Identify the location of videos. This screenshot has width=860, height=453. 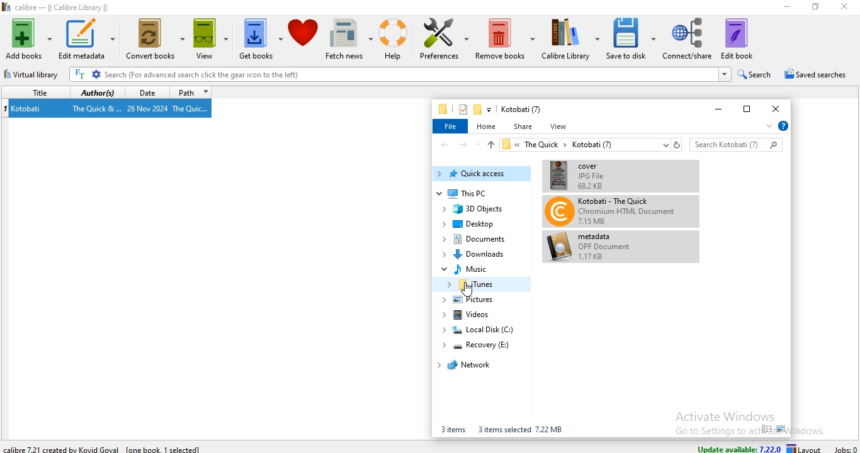
(473, 315).